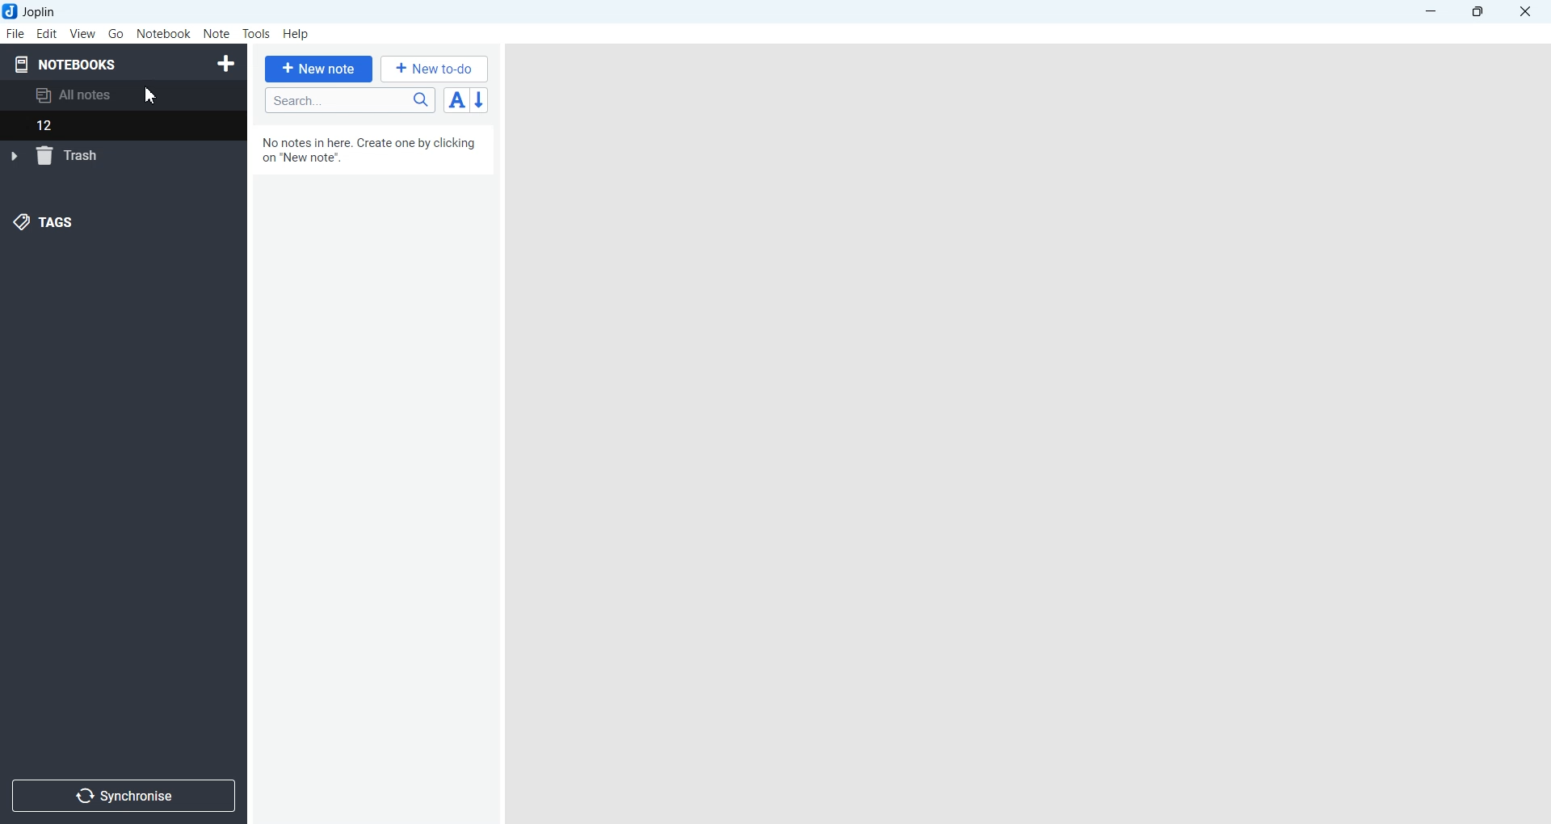  What do you see at coordinates (227, 61) in the screenshot?
I see `Create Notebook` at bounding box center [227, 61].